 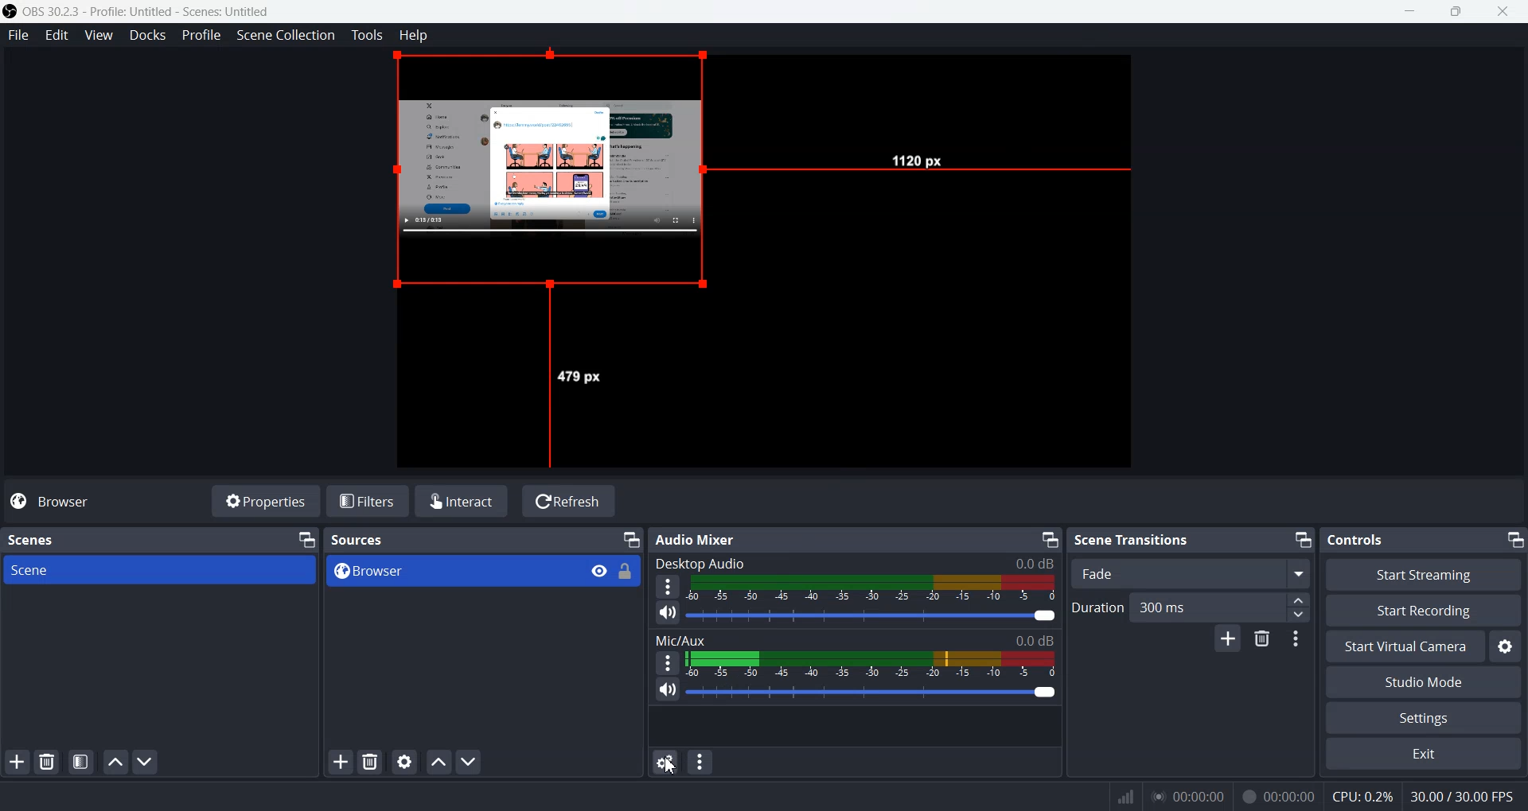 What do you see at coordinates (1466, 797) in the screenshot?
I see `30.00 / 30.00 FPS` at bounding box center [1466, 797].